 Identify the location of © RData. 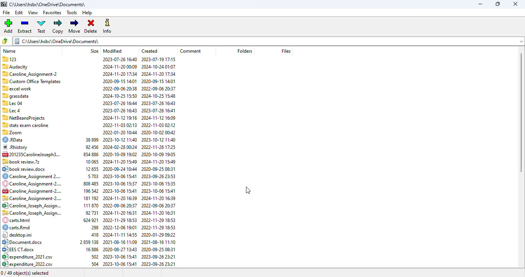
(15, 139).